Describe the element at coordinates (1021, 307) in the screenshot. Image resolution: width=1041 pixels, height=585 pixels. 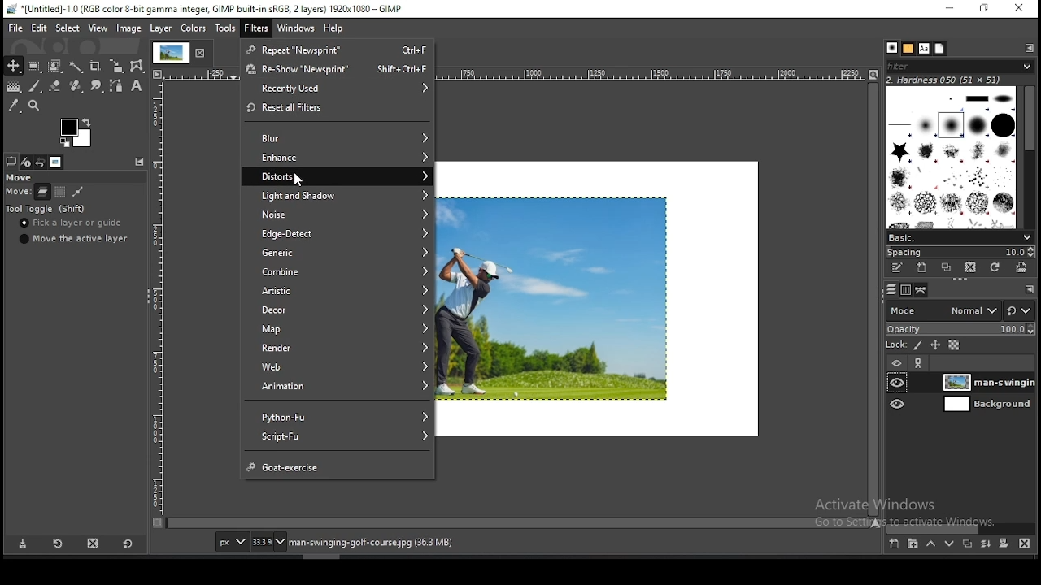
I see `reset` at that location.